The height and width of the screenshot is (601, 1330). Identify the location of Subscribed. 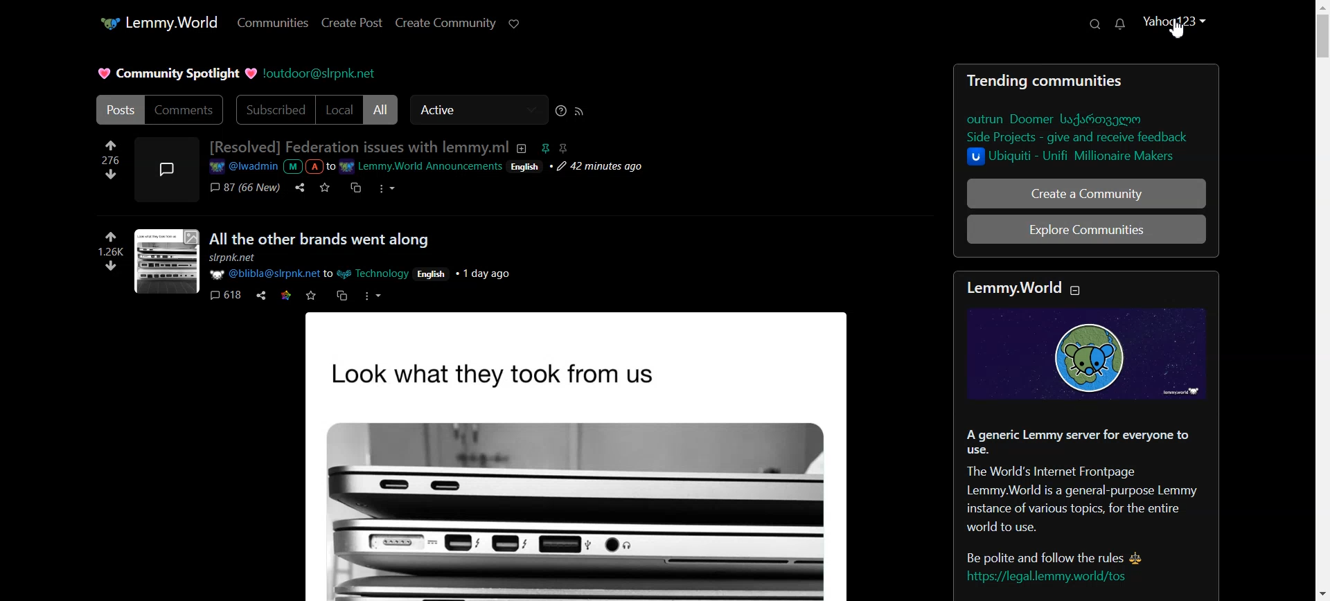
(274, 109).